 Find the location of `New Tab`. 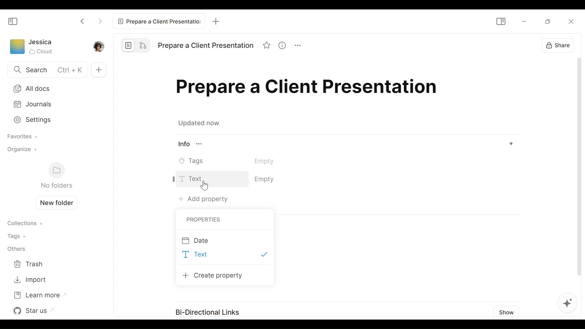

New Tab is located at coordinates (216, 21).